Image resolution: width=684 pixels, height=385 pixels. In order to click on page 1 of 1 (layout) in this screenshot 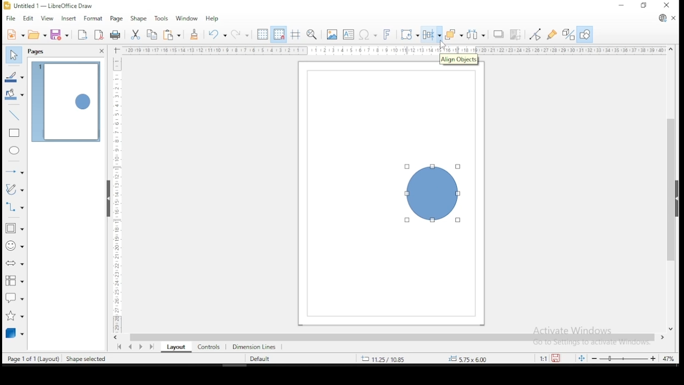, I will do `click(34, 358)`.